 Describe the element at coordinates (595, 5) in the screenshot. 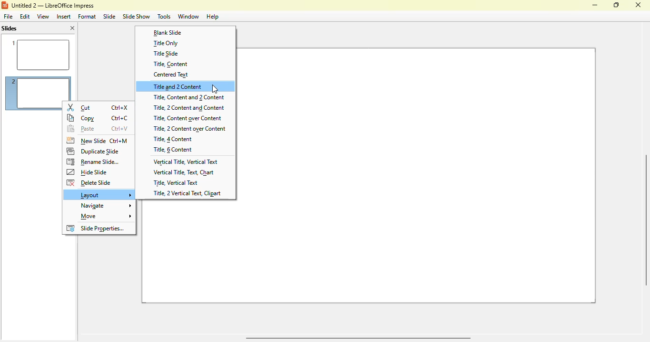

I see `minimize` at that location.